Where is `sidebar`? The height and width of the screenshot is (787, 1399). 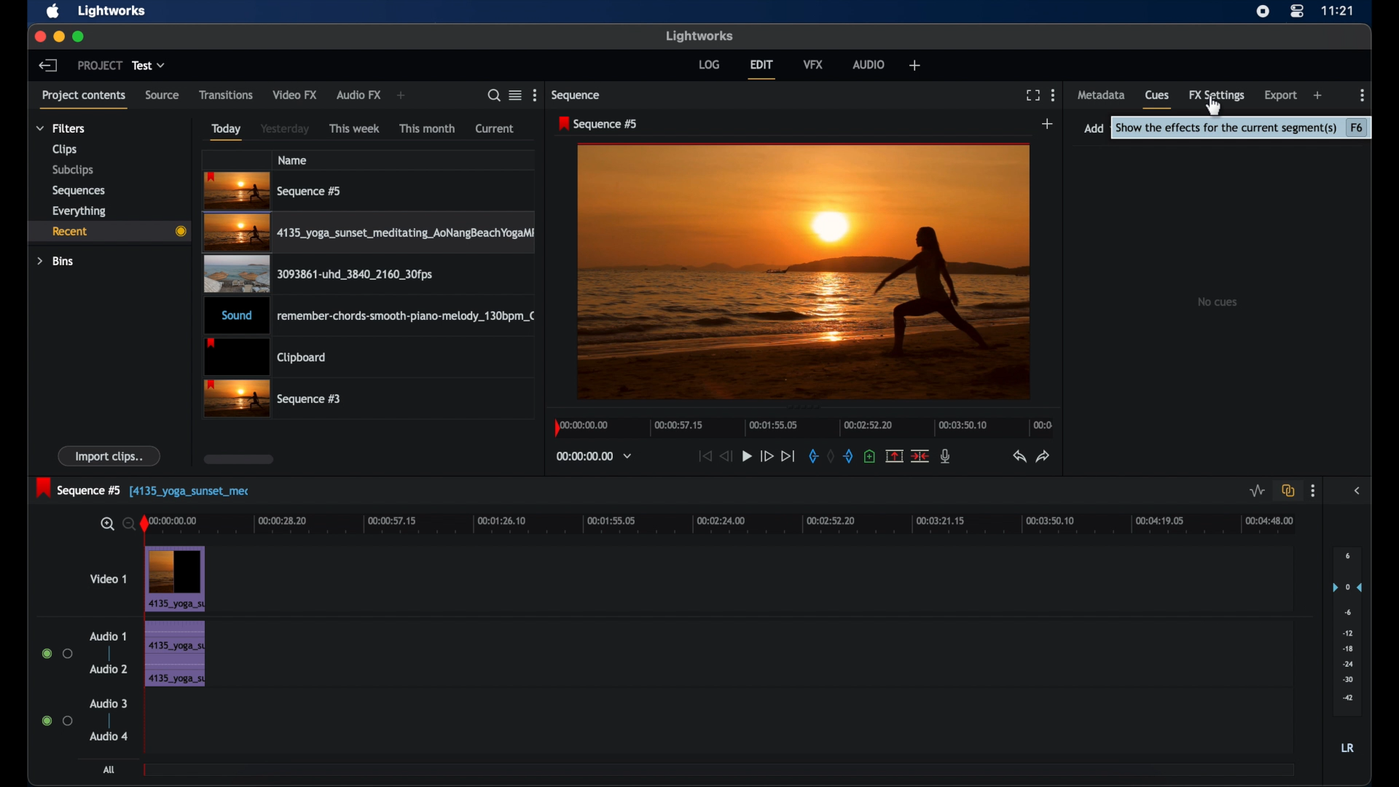 sidebar is located at coordinates (1360, 491).